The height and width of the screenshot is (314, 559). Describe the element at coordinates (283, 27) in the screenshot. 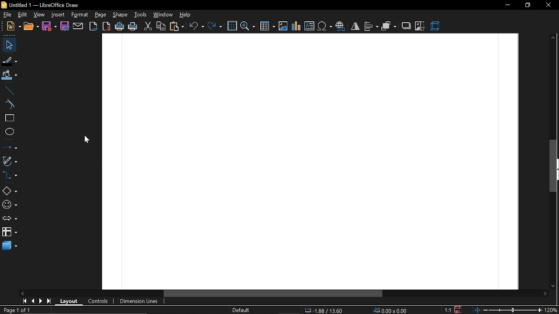

I see `insert image` at that location.